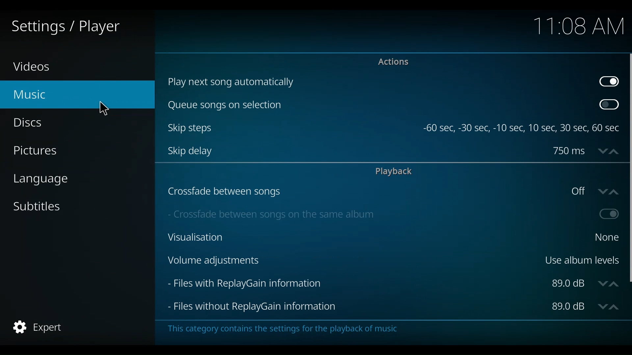  What do you see at coordinates (610, 82) in the screenshot?
I see `Toggle play next song automatically on/off` at bounding box center [610, 82].